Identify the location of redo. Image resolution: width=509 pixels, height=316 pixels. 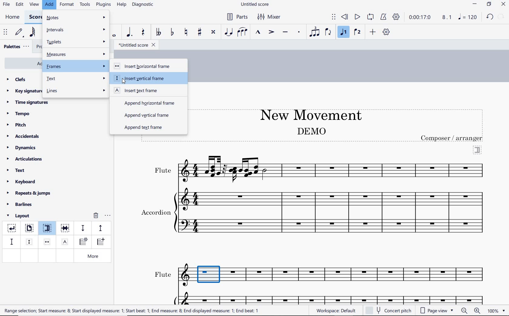
(490, 17).